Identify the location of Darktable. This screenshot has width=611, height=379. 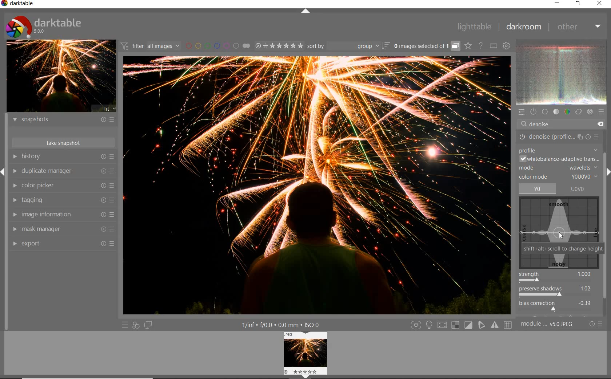
(18, 4).